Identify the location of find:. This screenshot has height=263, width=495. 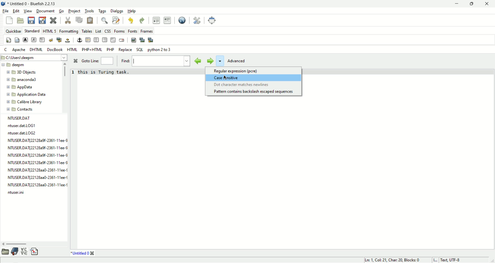
(126, 60).